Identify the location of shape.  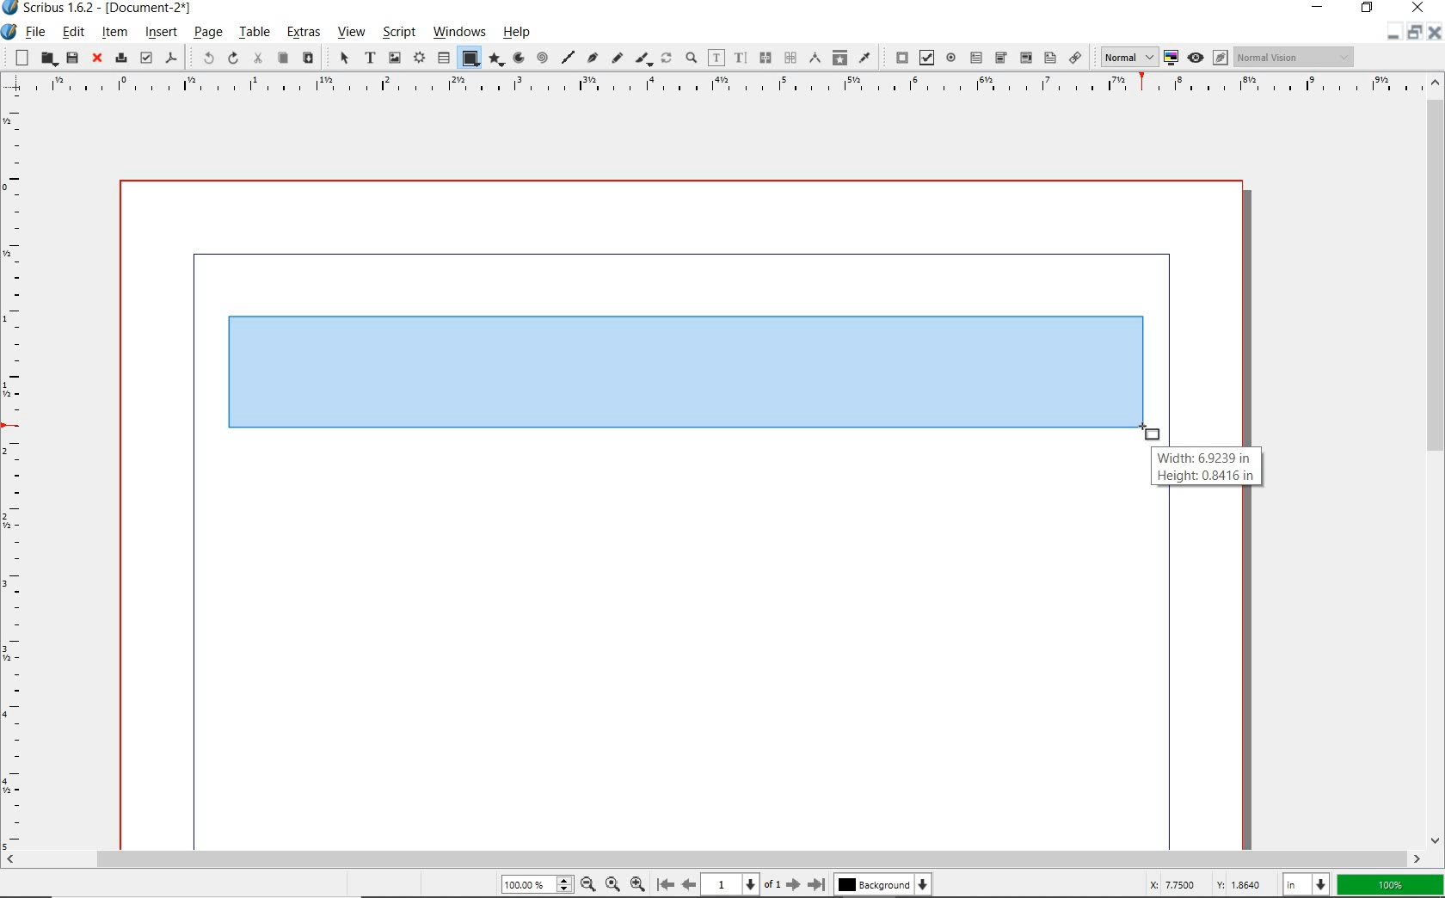
(470, 58).